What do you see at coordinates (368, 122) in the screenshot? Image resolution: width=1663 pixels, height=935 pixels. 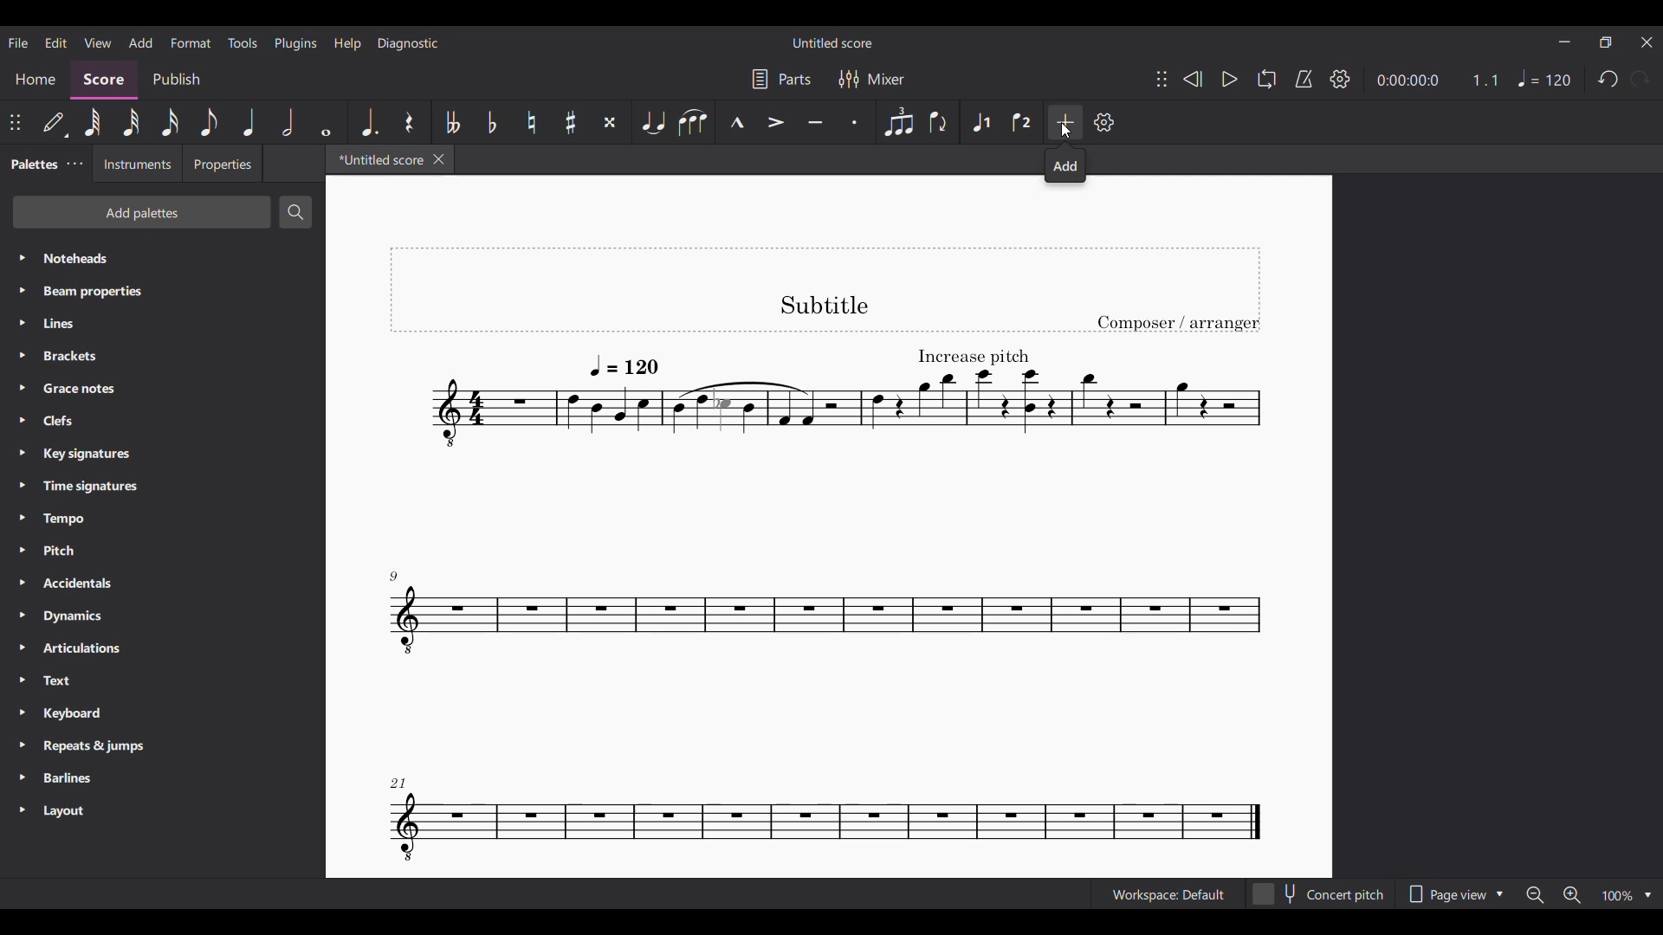 I see `Augmentation dot` at bounding box center [368, 122].